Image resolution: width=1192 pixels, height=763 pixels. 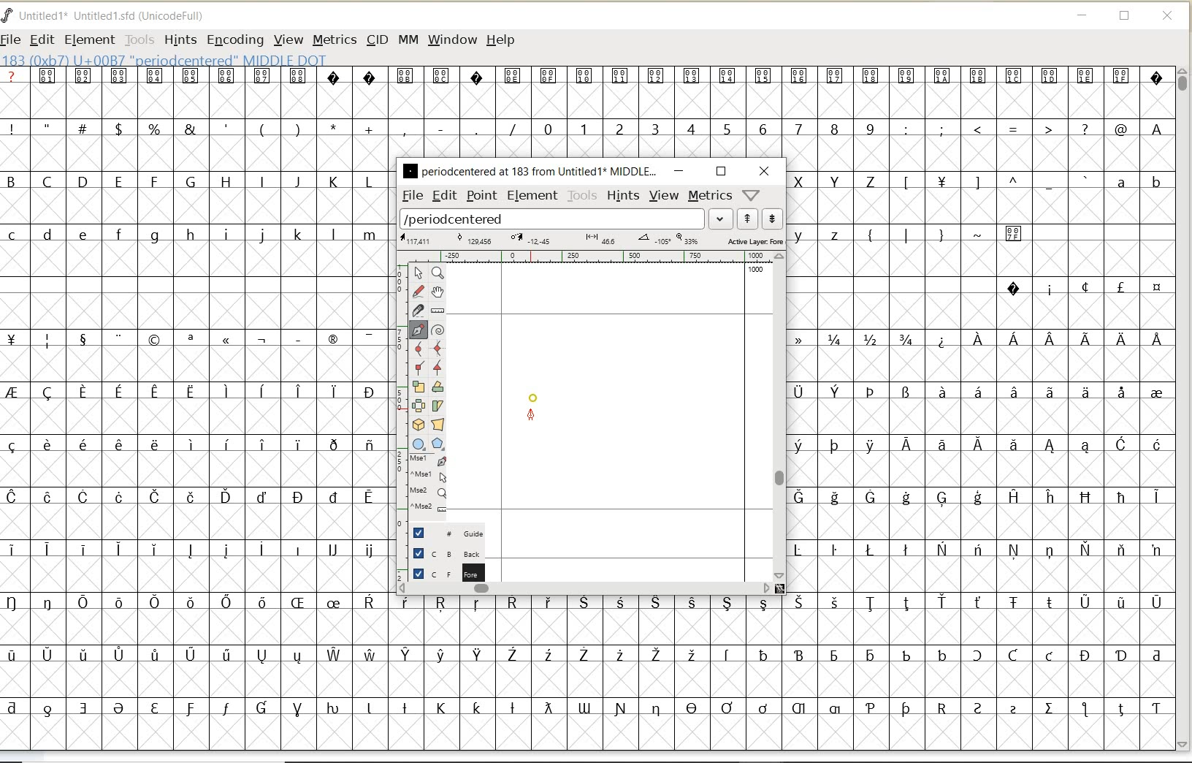 I want to click on METRICS, so click(x=334, y=41).